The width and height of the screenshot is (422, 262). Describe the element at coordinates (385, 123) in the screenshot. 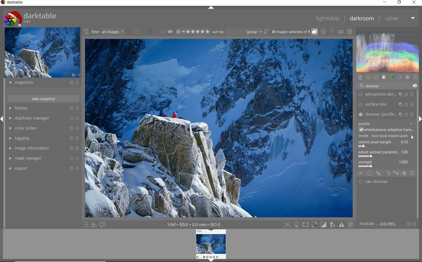

I see `profile` at that location.